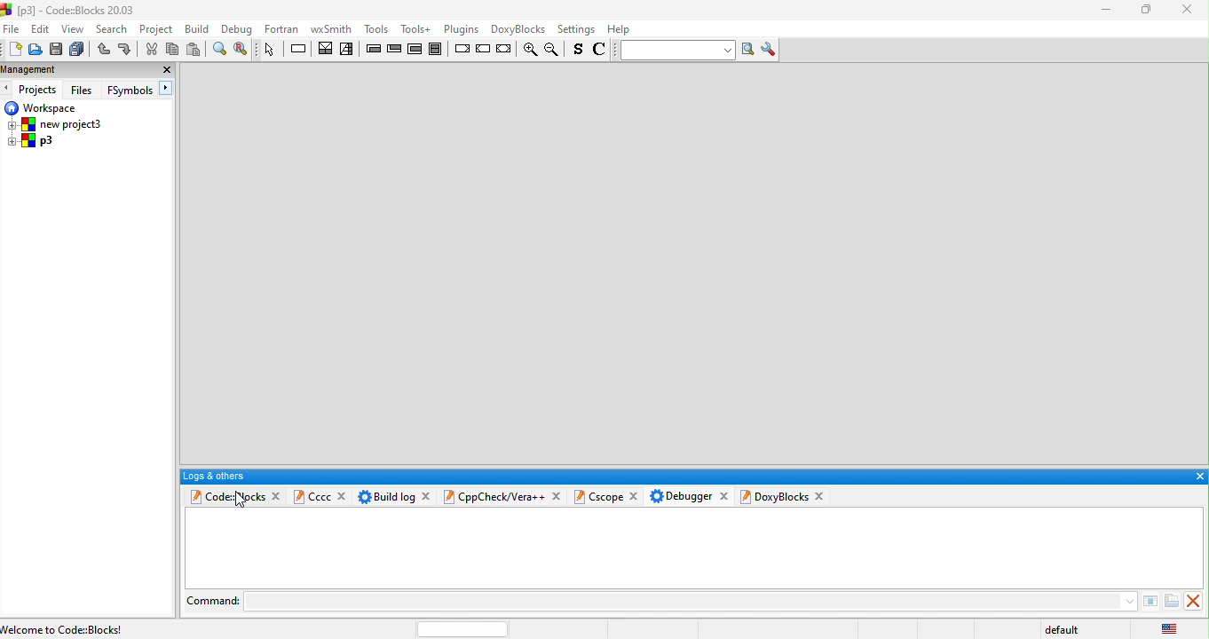 This screenshot has height=639, width=1209. What do you see at coordinates (1126, 600) in the screenshot?
I see `dropdown` at bounding box center [1126, 600].